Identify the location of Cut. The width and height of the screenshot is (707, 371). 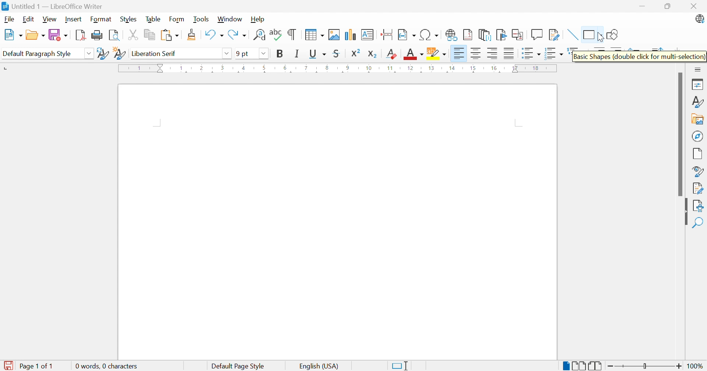
(133, 35).